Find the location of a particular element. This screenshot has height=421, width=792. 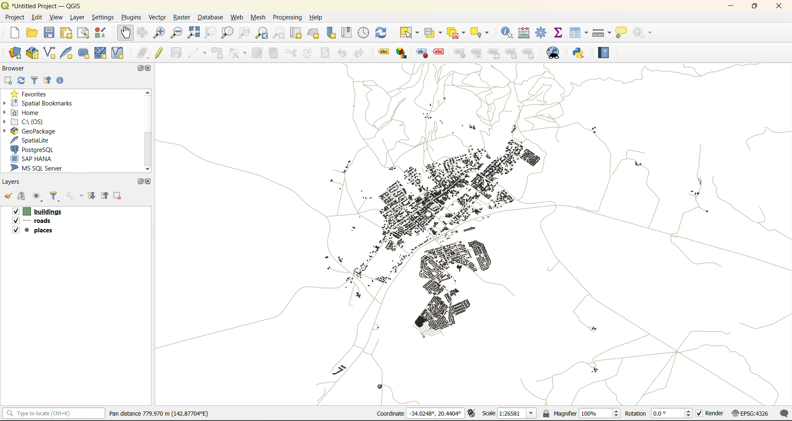

style manager is located at coordinates (104, 32).